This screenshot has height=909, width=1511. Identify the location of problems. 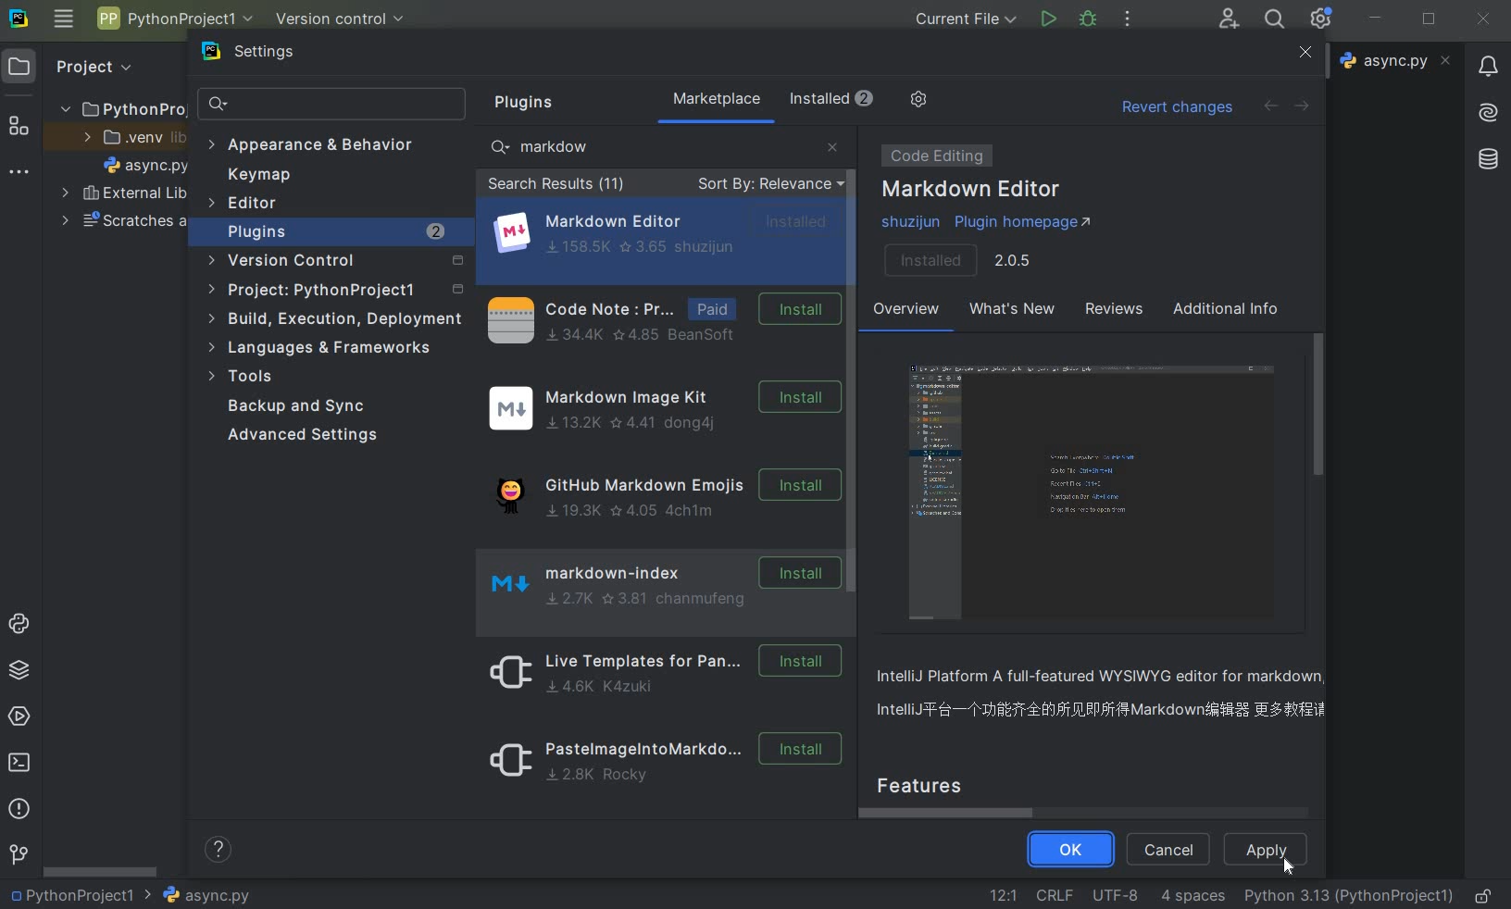
(19, 809).